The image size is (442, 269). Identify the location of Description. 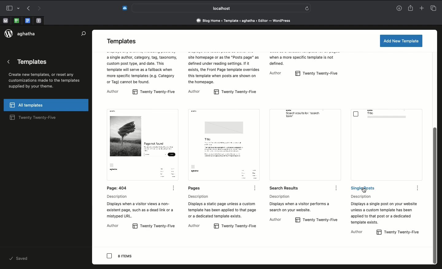
(303, 204).